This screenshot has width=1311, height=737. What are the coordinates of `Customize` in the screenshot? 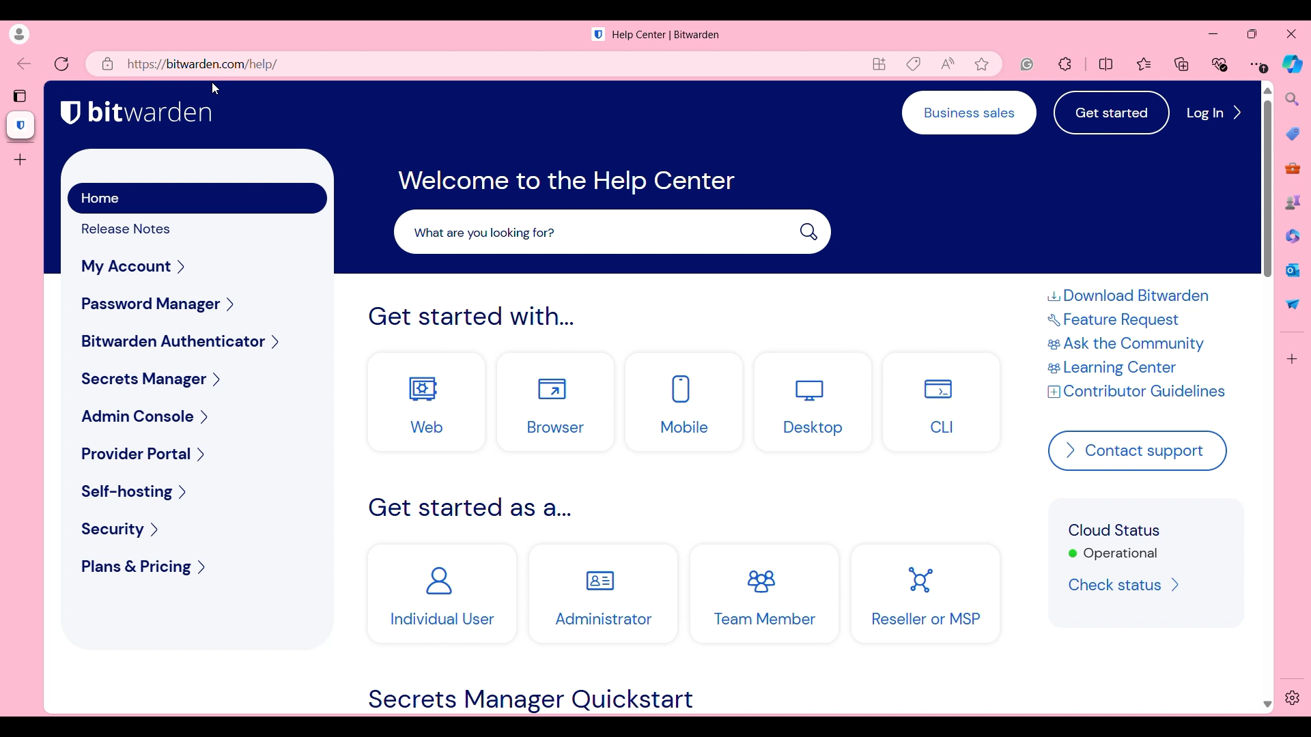 It's located at (1293, 359).